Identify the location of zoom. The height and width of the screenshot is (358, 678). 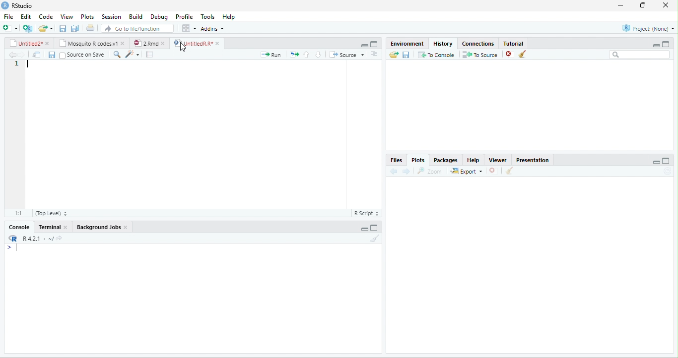
(431, 171).